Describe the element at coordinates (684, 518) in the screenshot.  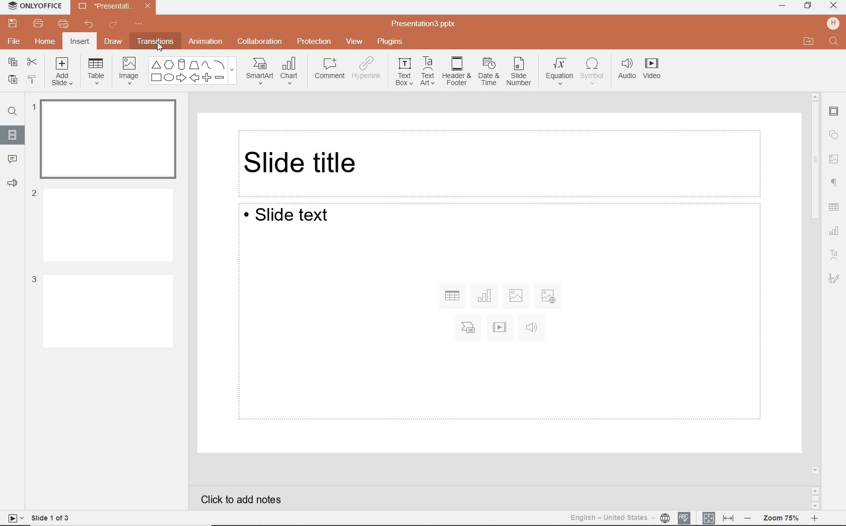
I see `spell checking` at that location.